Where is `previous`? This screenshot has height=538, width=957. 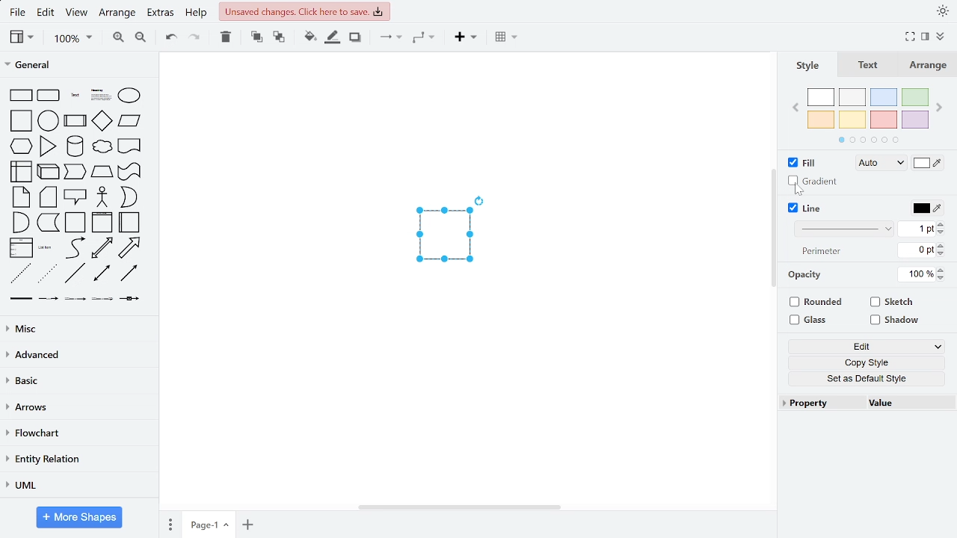 previous is located at coordinates (794, 109).